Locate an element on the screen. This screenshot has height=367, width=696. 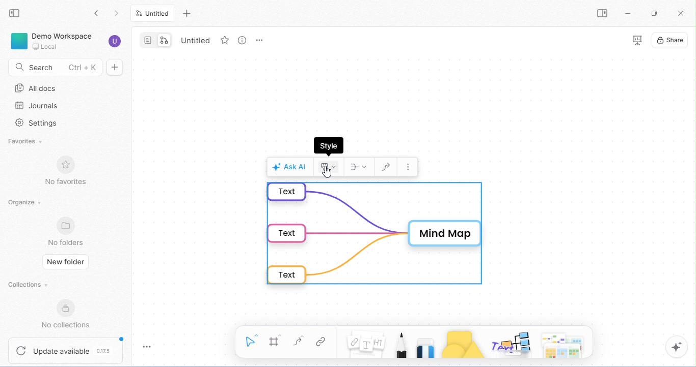
collections is located at coordinates (30, 283).